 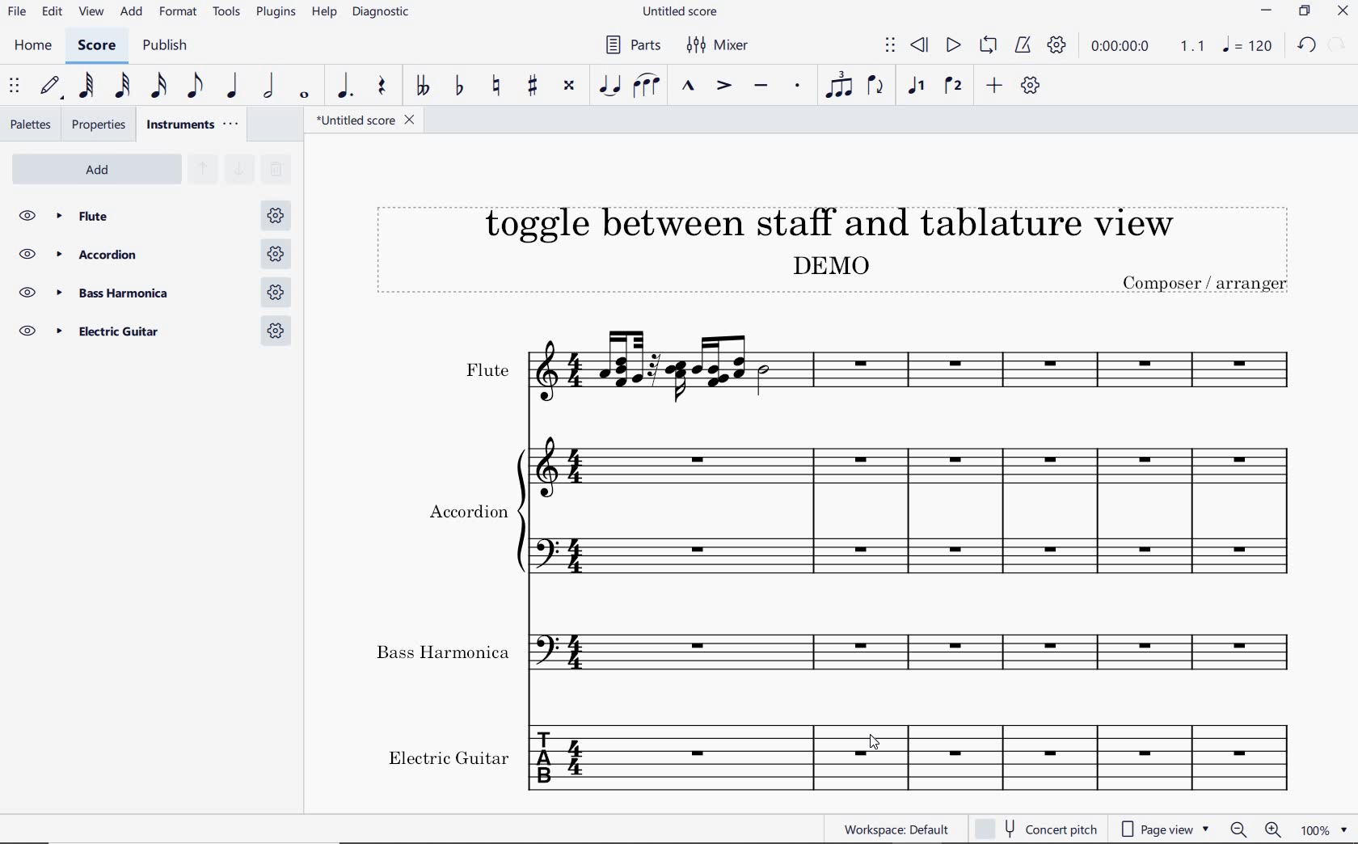 I want to click on tuplet, so click(x=840, y=87).